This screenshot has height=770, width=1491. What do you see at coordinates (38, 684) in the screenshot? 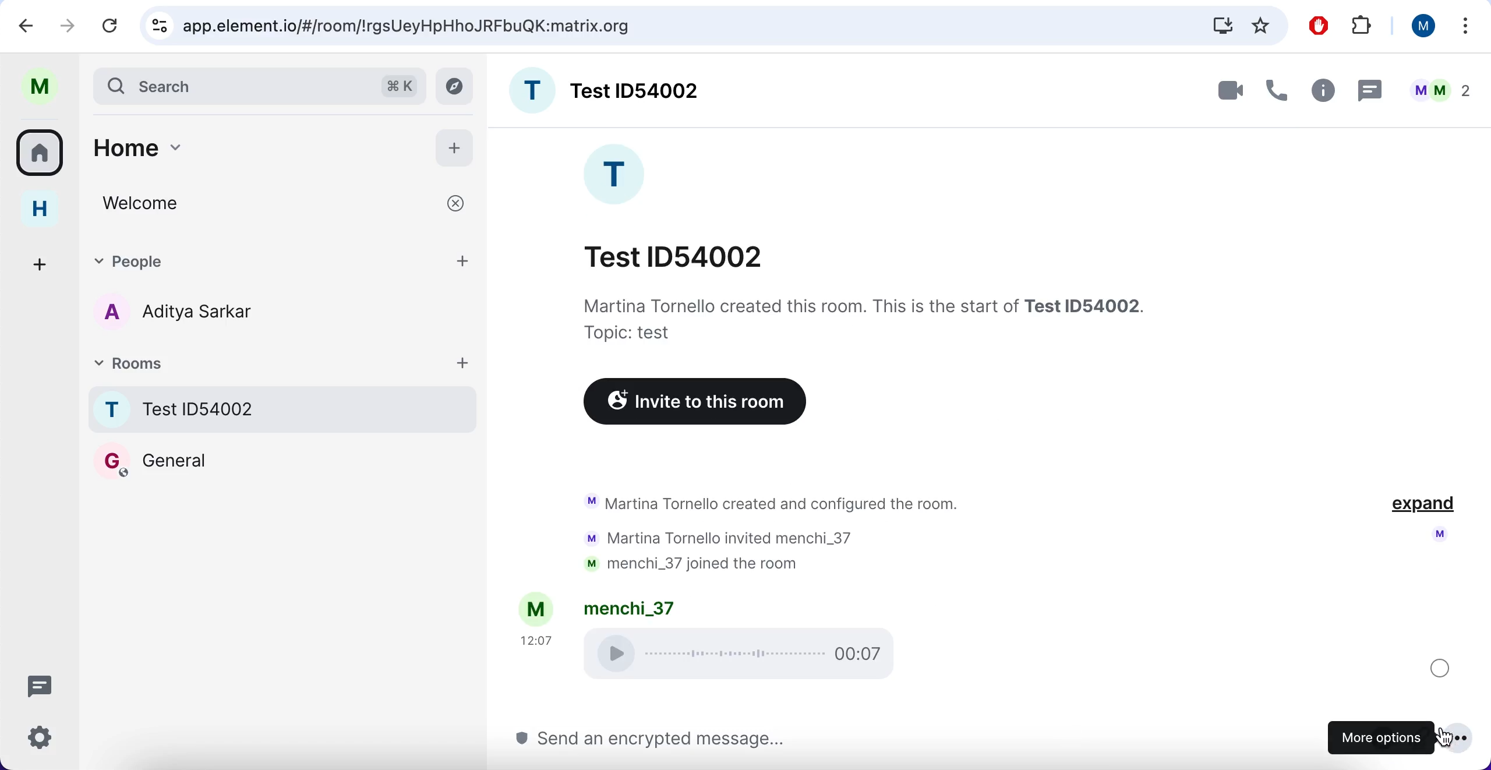
I see `threads` at bounding box center [38, 684].